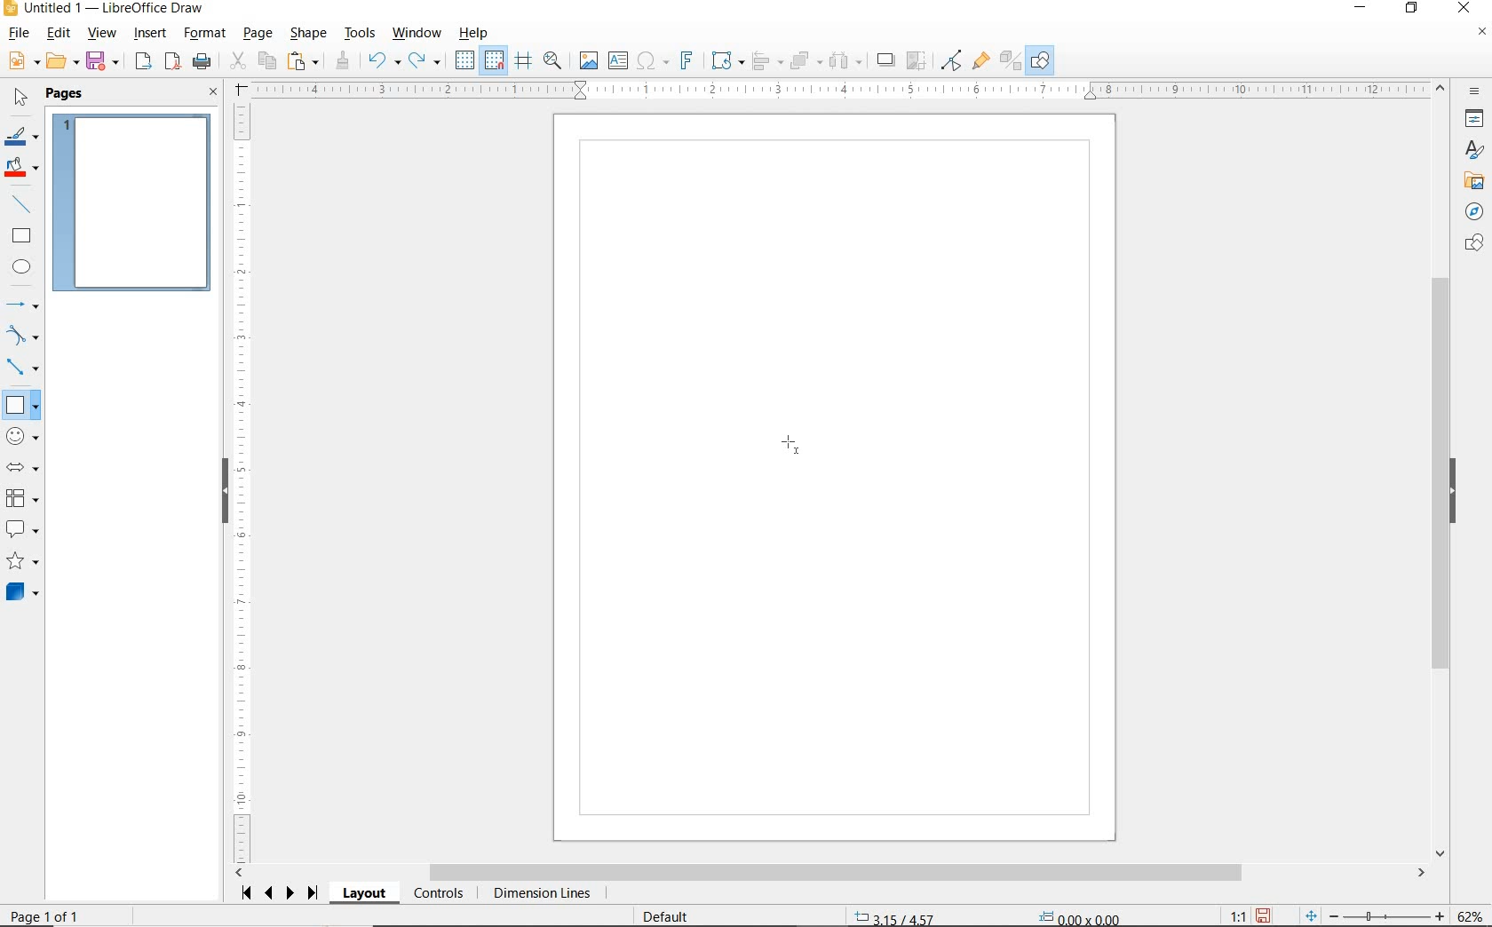 The image size is (1492, 927). Describe the element at coordinates (28, 467) in the screenshot. I see `BLOCK ARROWS` at that location.